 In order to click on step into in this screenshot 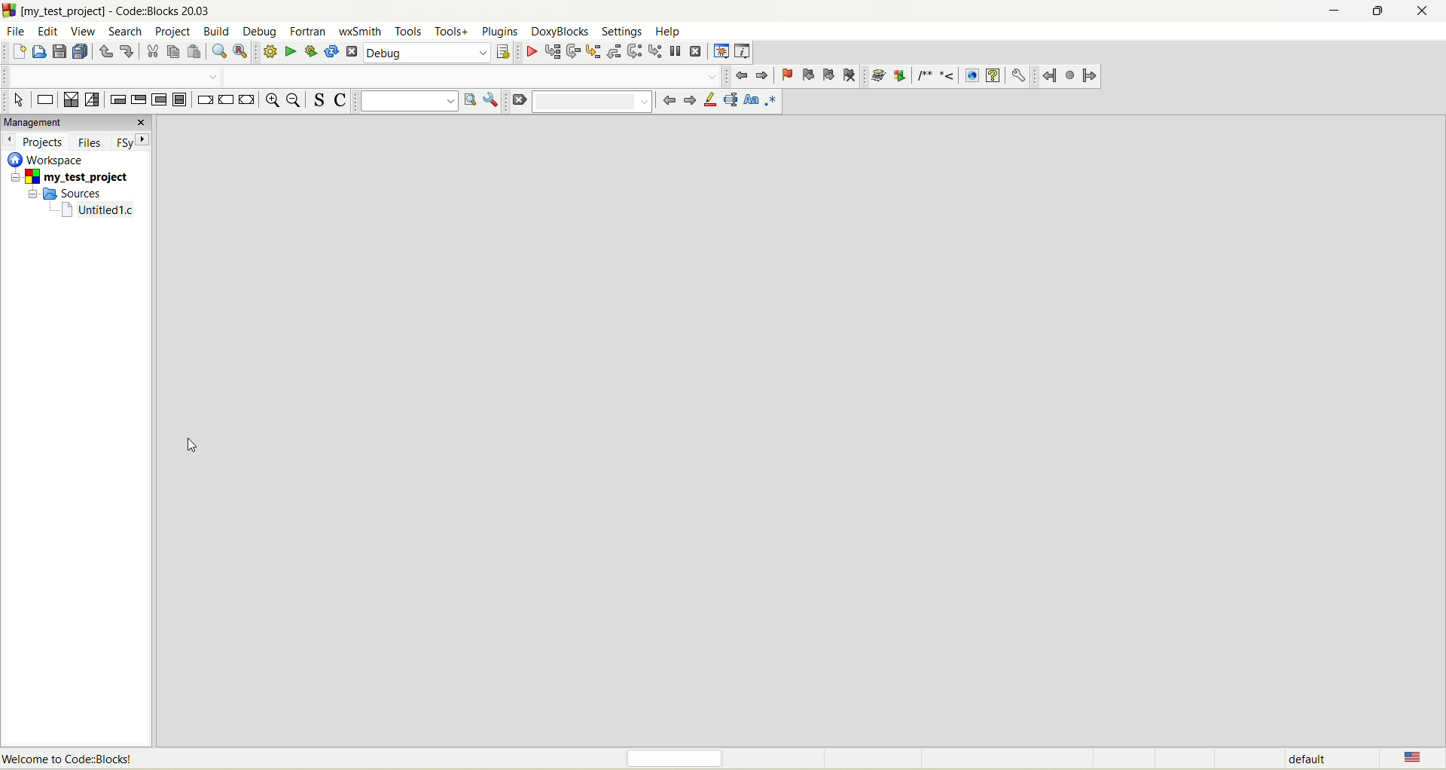, I will do `click(591, 53)`.